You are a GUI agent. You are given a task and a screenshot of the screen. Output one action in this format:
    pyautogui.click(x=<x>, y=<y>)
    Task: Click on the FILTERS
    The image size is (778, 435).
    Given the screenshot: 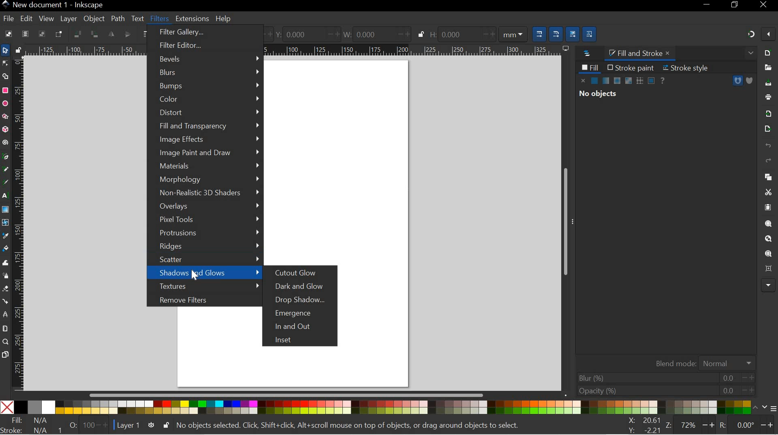 What is the action you would take?
    pyautogui.click(x=159, y=18)
    